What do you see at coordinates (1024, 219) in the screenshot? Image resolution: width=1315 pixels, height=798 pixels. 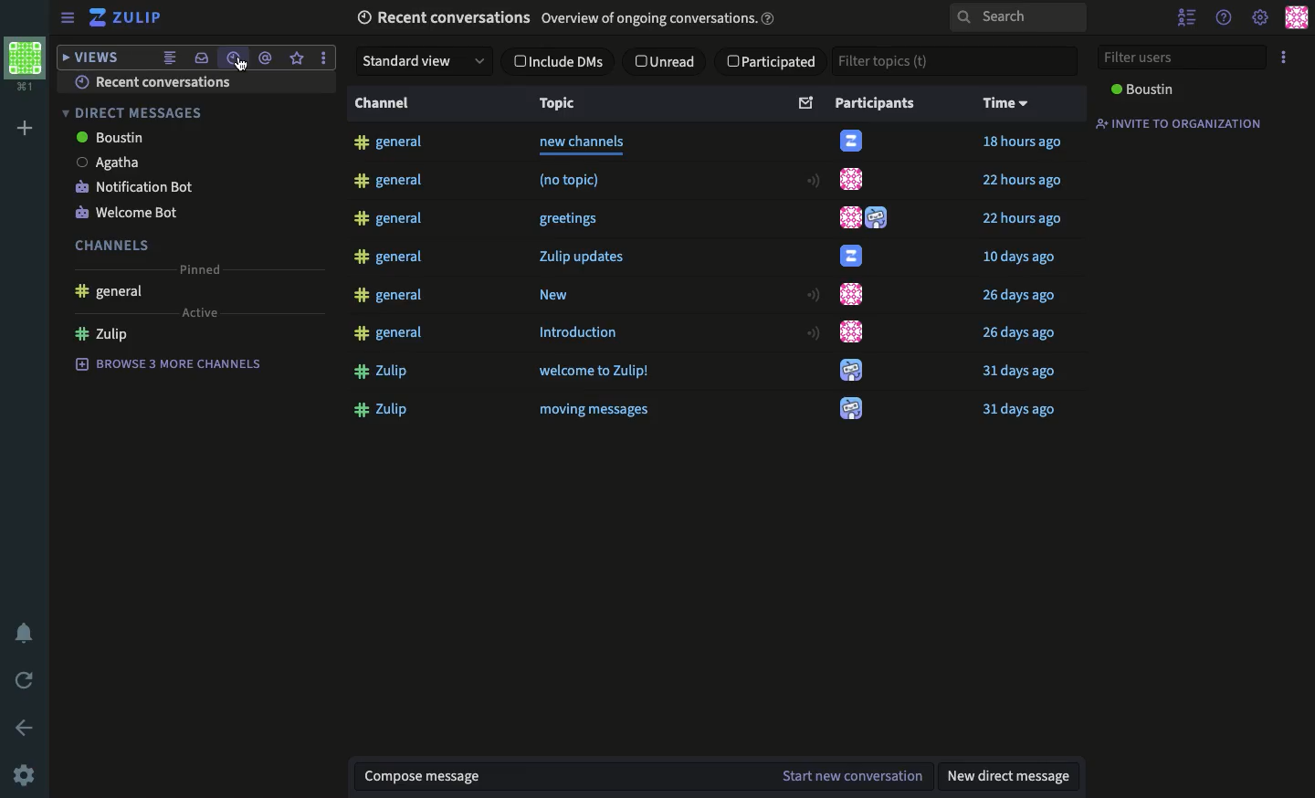 I see `22 hours ago` at bounding box center [1024, 219].